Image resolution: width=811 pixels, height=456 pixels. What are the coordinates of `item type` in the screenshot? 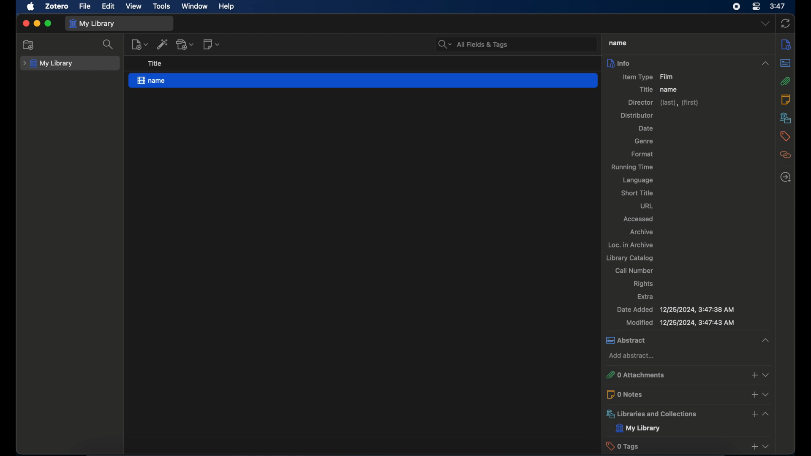 It's located at (647, 76).